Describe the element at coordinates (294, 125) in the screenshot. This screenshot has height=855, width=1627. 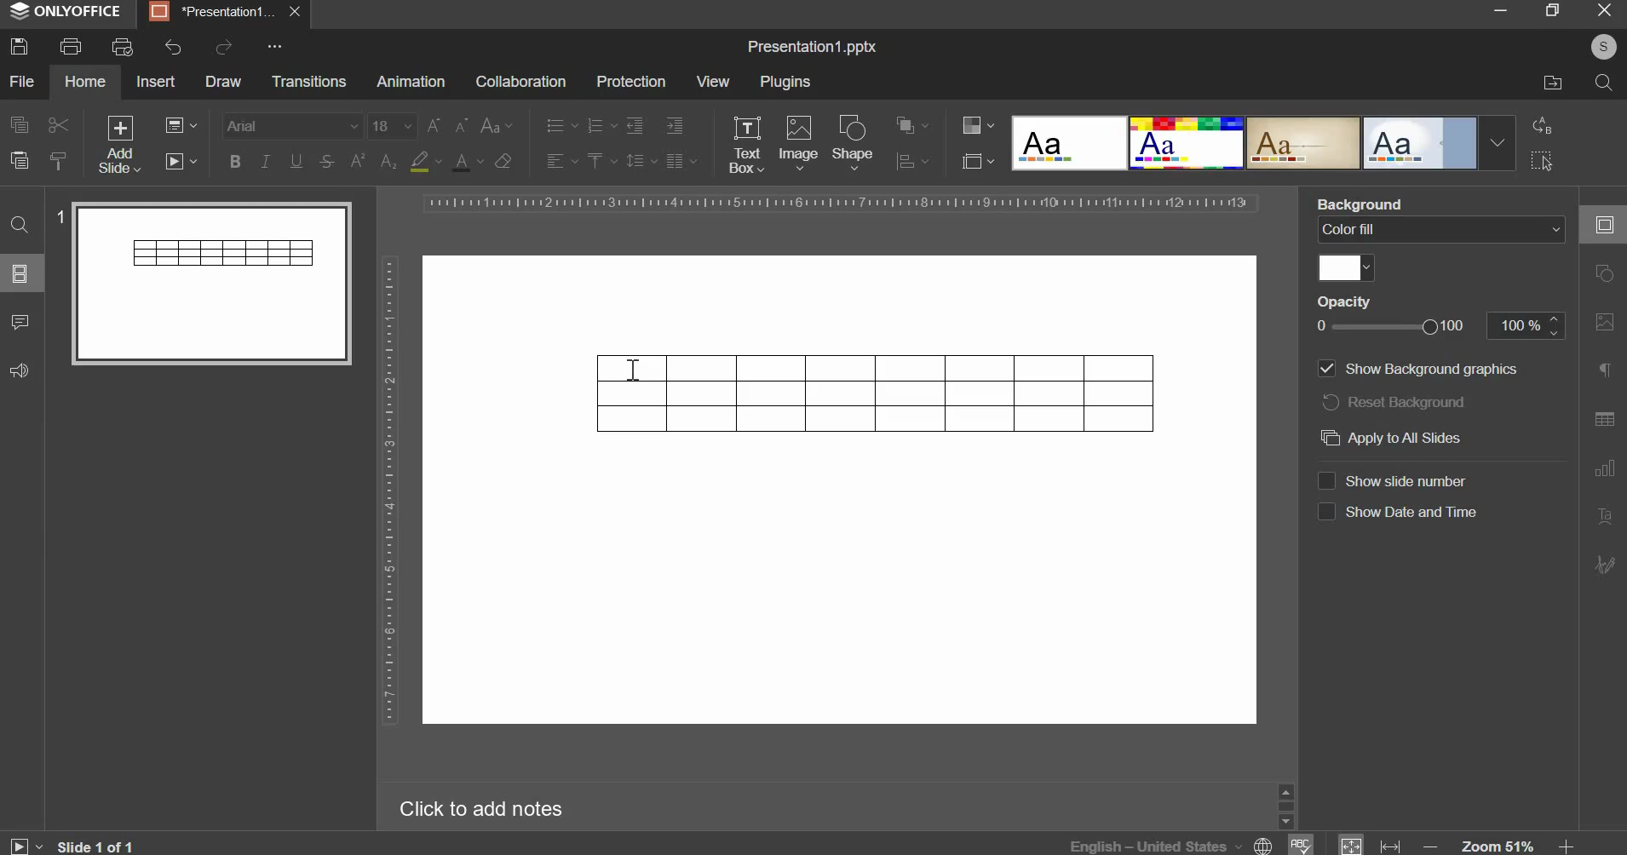
I see `font` at that location.